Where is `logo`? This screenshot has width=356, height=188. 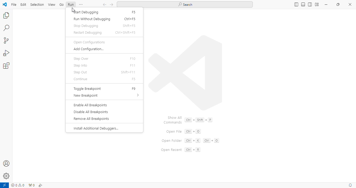 logo is located at coordinates (5, 4).